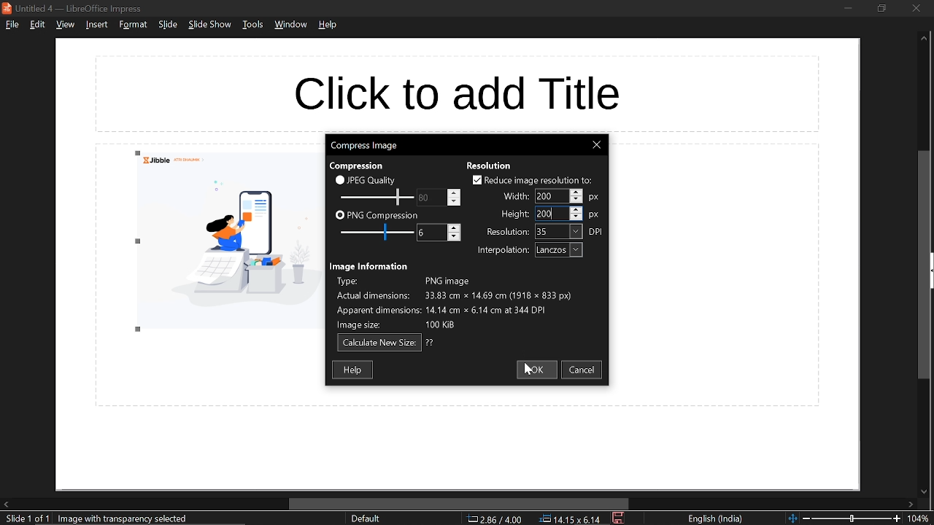 The width and height of the screenshot is (934, 525). I want to click on height, so click(549, 214).